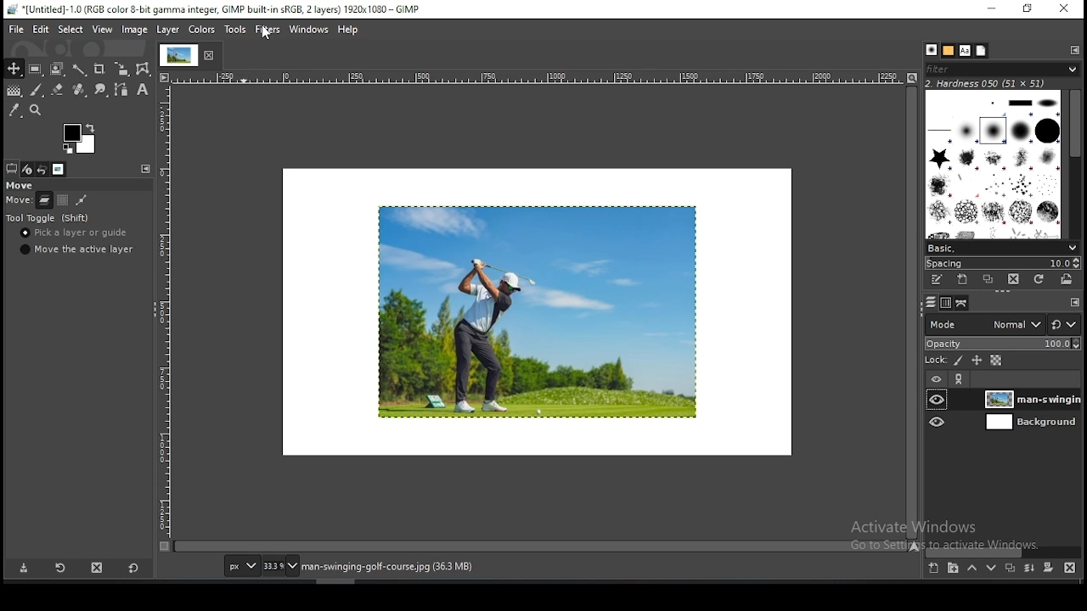 The width and height of the screenshot is (1087, 611). What do you see at coordinates (220, 9) in the screenshot?
I see `*[Untitled]-1.0 (RGB color 8-bit gamma integer, GIMP built-in sRGB, 2 layers) 1920x1080 - GIMP` at bounding box center [220, 9].